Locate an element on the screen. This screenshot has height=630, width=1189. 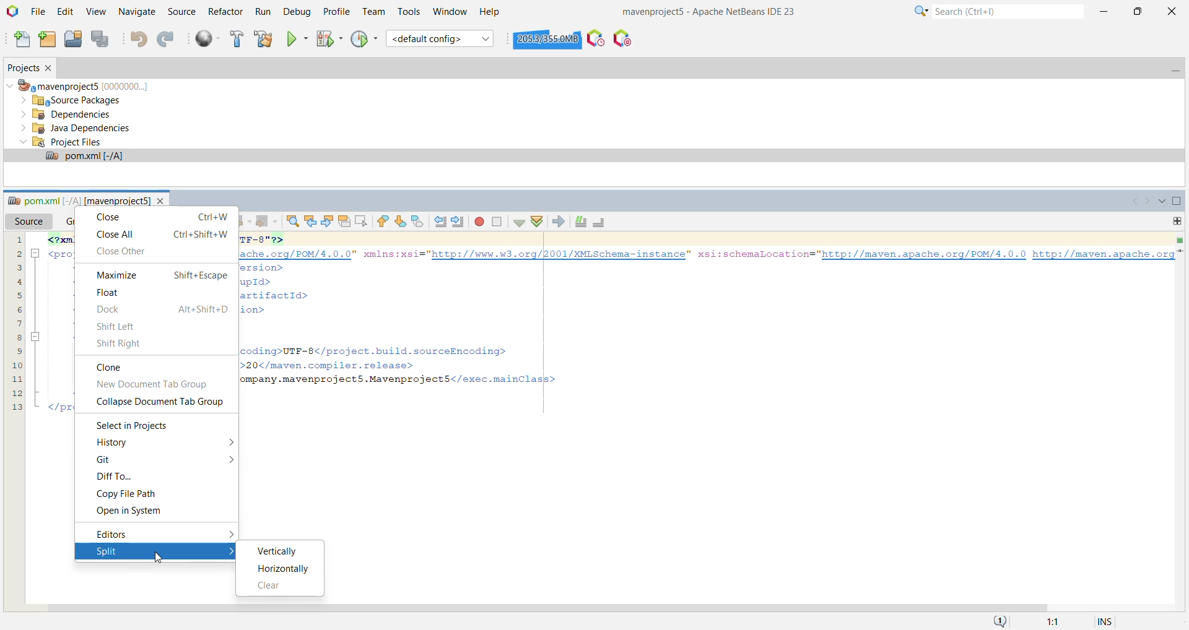
Undo is located at coordinates (138, 40).